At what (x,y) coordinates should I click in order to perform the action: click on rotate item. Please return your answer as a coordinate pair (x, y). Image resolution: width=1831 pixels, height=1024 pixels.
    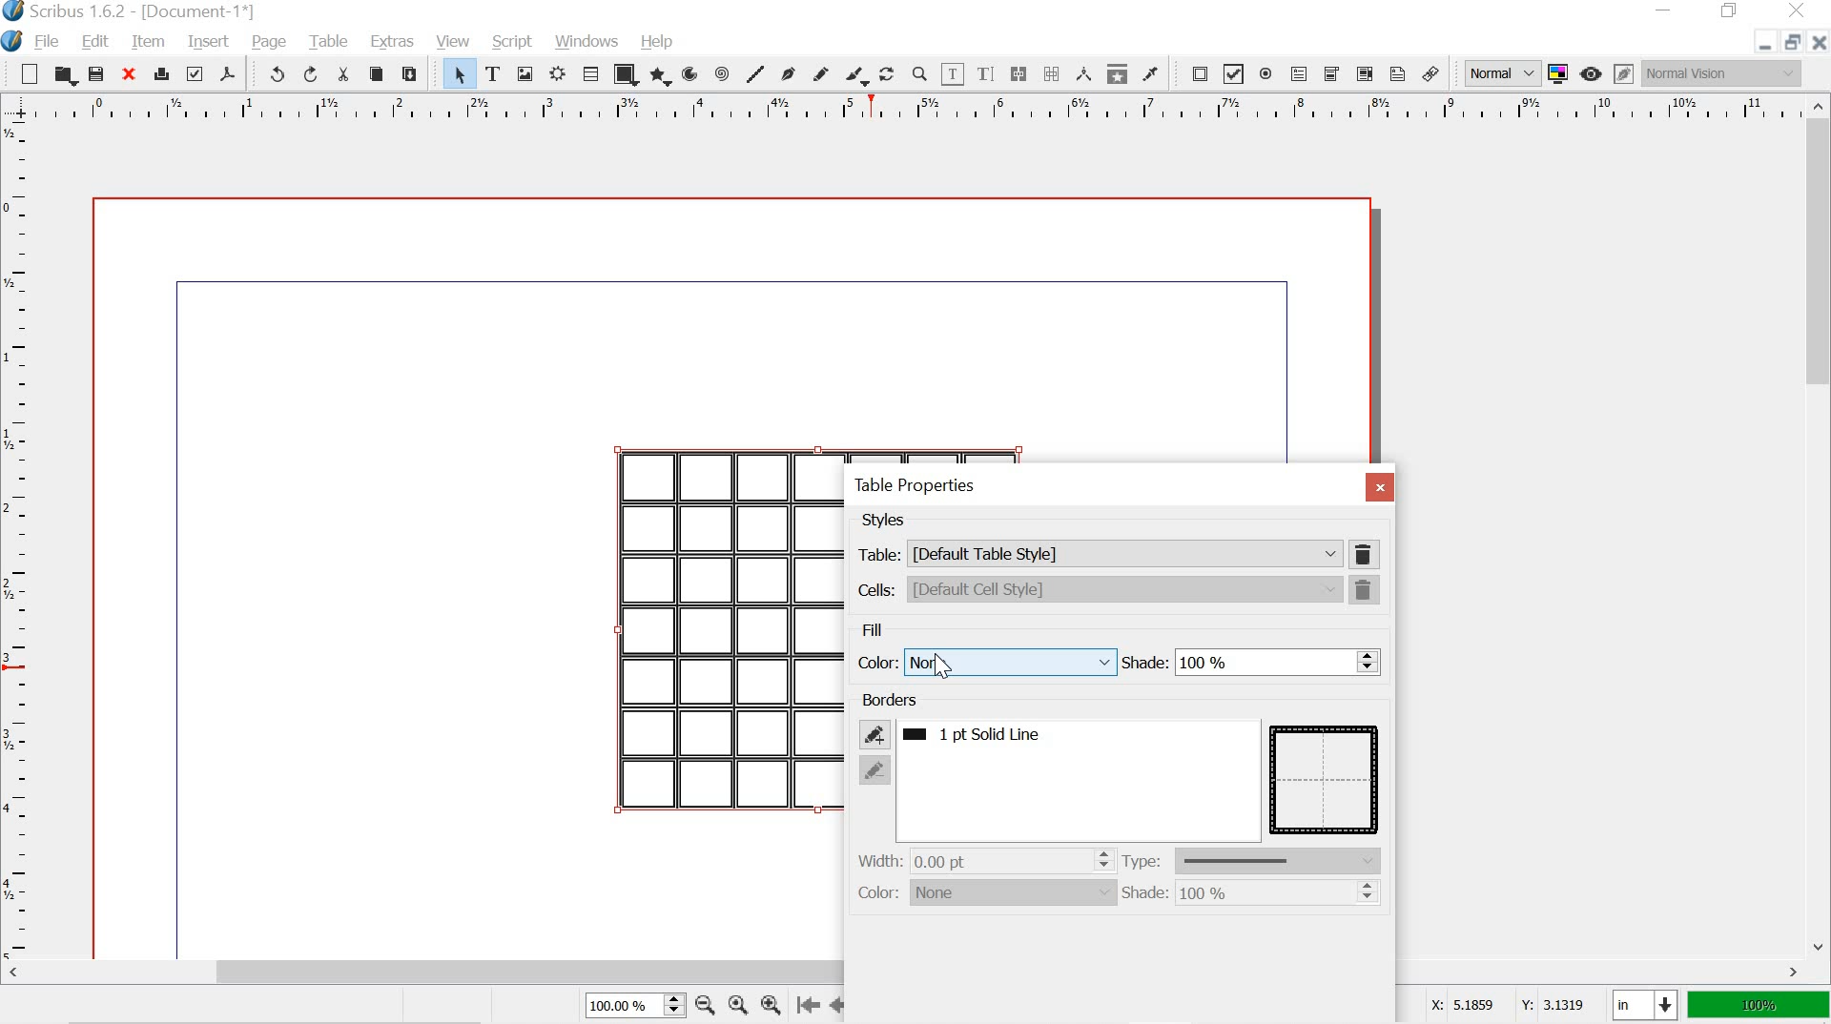
    Looking at the image, I should click on (885, 74).